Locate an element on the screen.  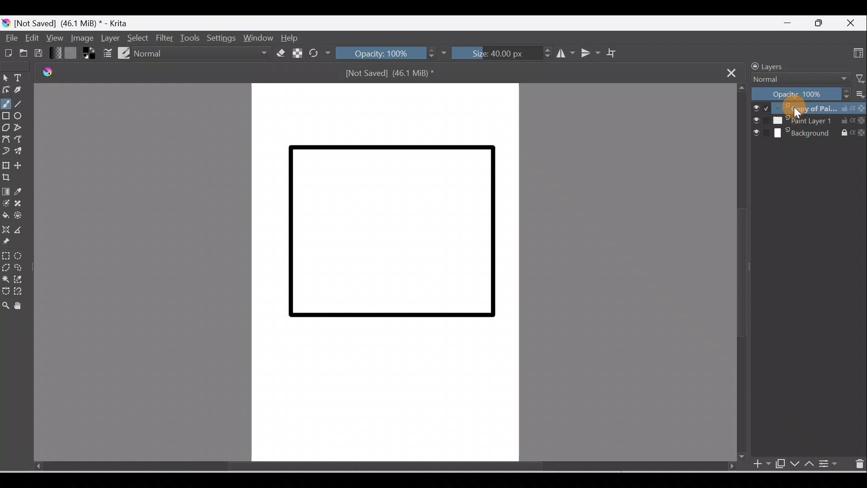
Image is located at coordinates (80, 38).